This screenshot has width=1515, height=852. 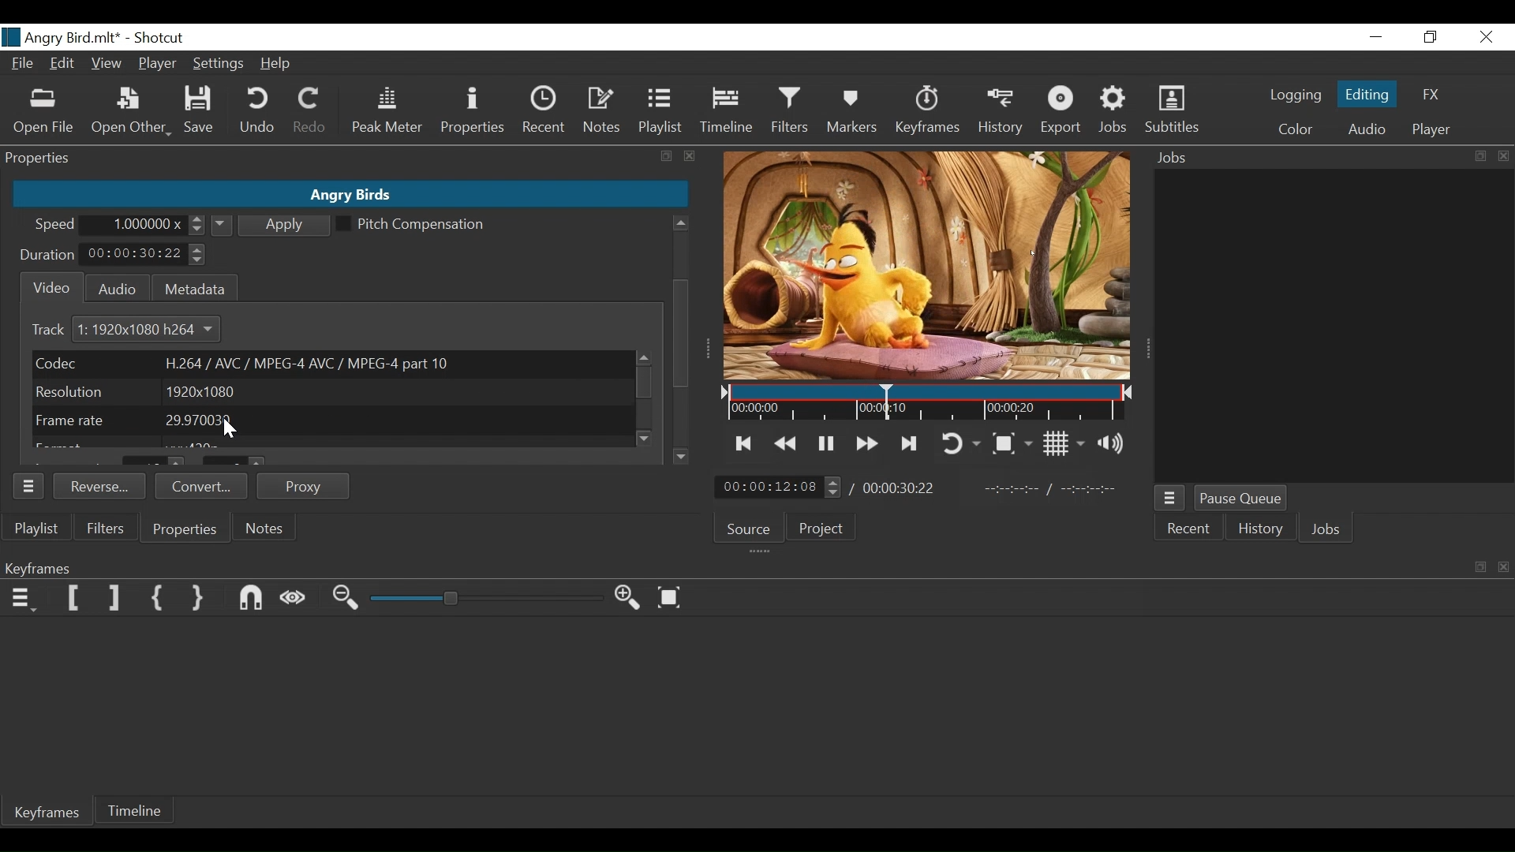 What do you see at coordinates (865, 442) in the screenshot?
I see `Play forward quickly` at bounding box center [865, 442].